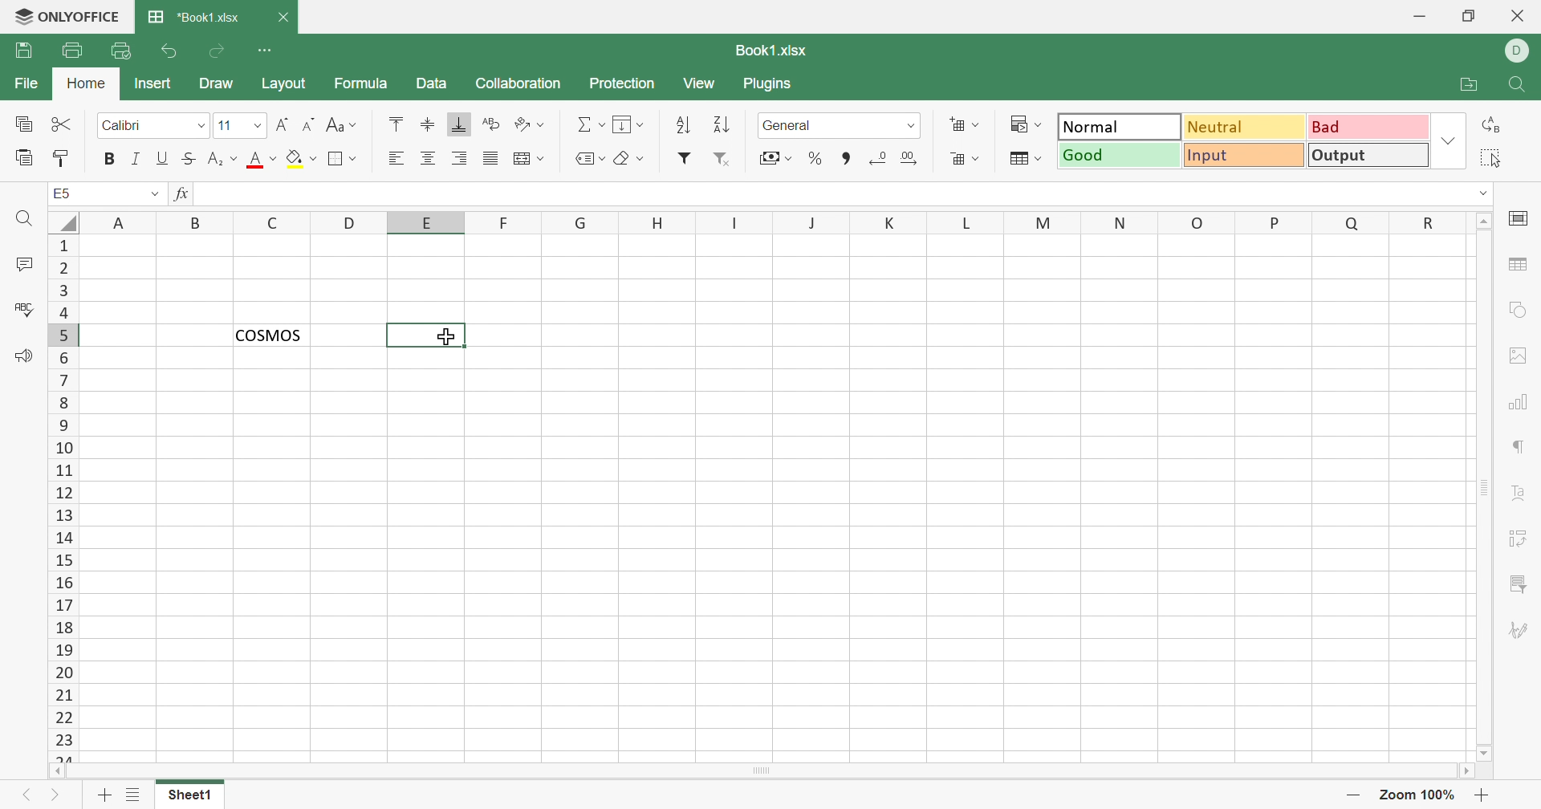 The height and width of the screenshot is (809, 1541). What do you see at coordinates (284, 83) in the screenshot?
I see `Layout` at bounding box center [284, 83].